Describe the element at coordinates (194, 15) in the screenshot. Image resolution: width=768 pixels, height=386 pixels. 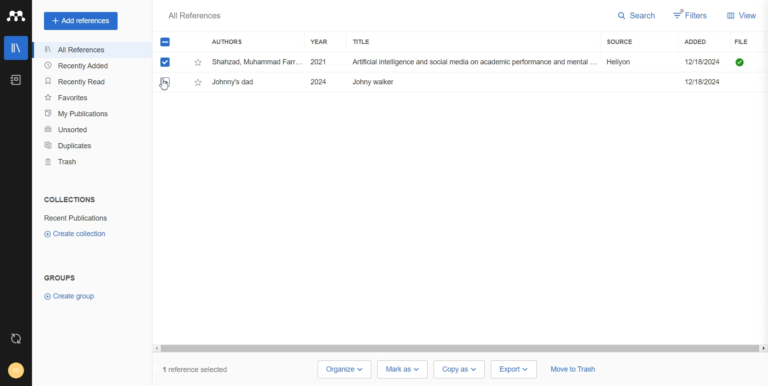
I see `Text` at that location.